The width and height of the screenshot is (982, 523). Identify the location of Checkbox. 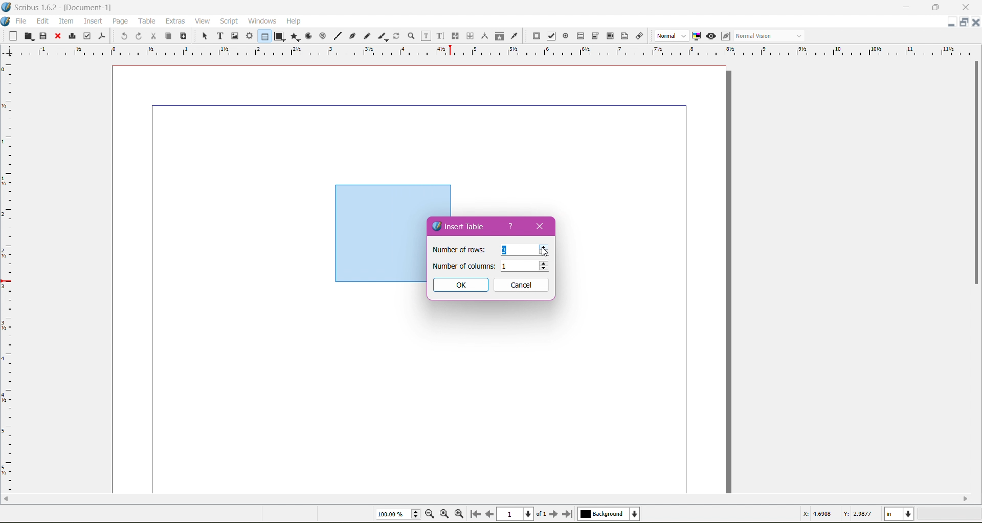
(550, 37).